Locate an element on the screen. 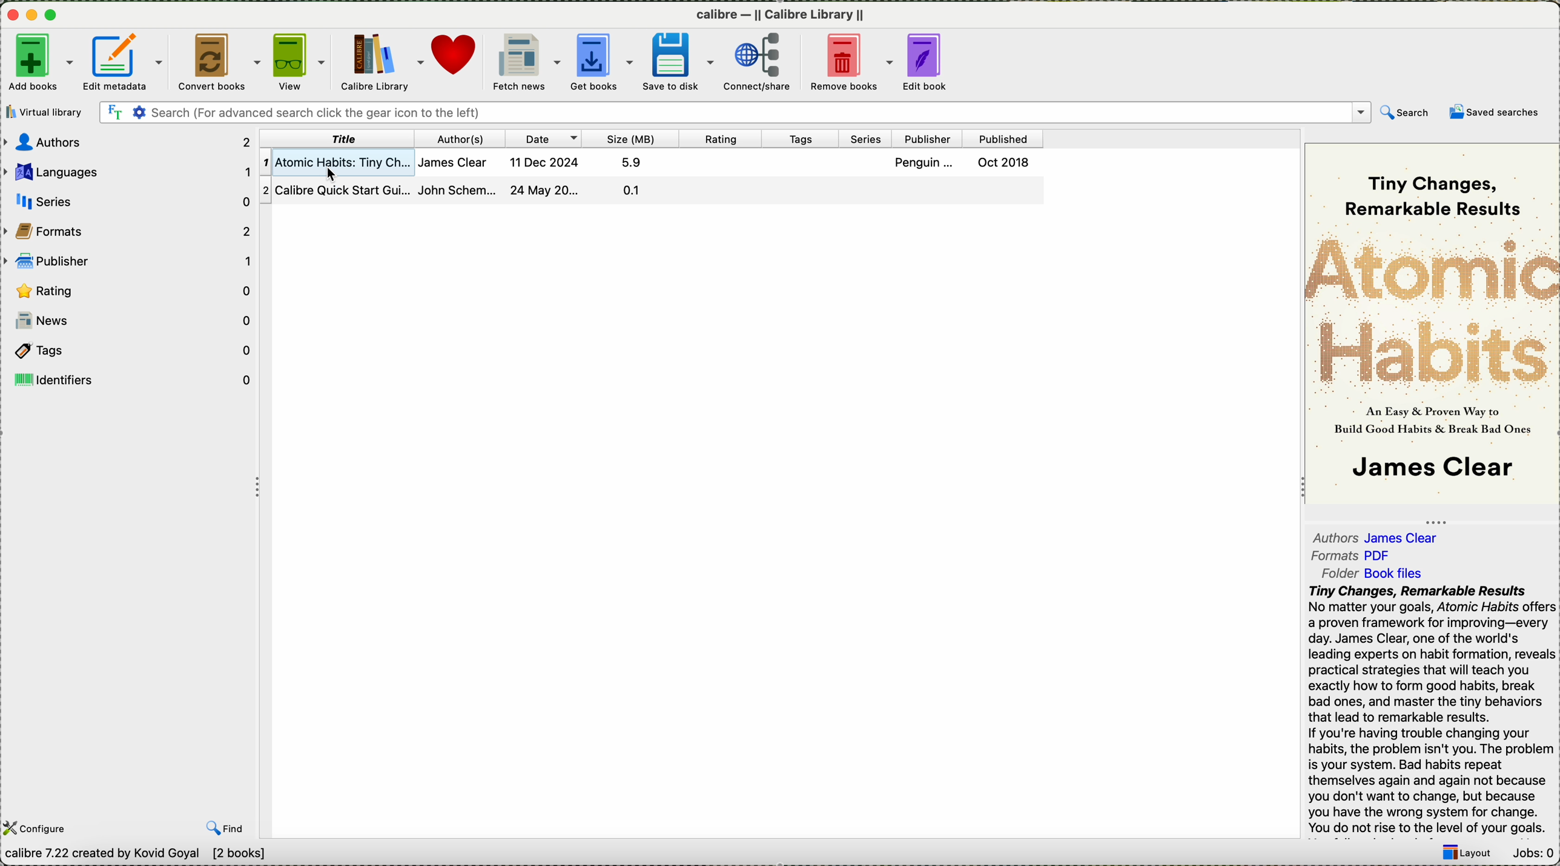  configure is located at coordinates (37, 828).